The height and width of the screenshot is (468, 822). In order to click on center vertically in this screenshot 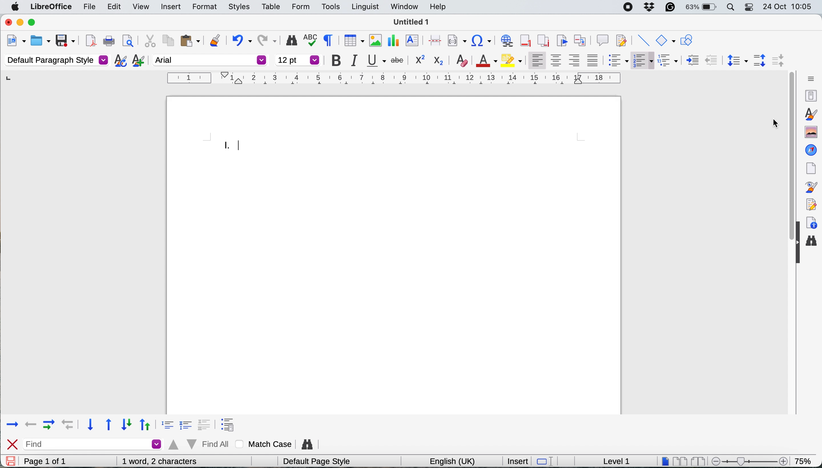, I will do `click(556, 60)`.